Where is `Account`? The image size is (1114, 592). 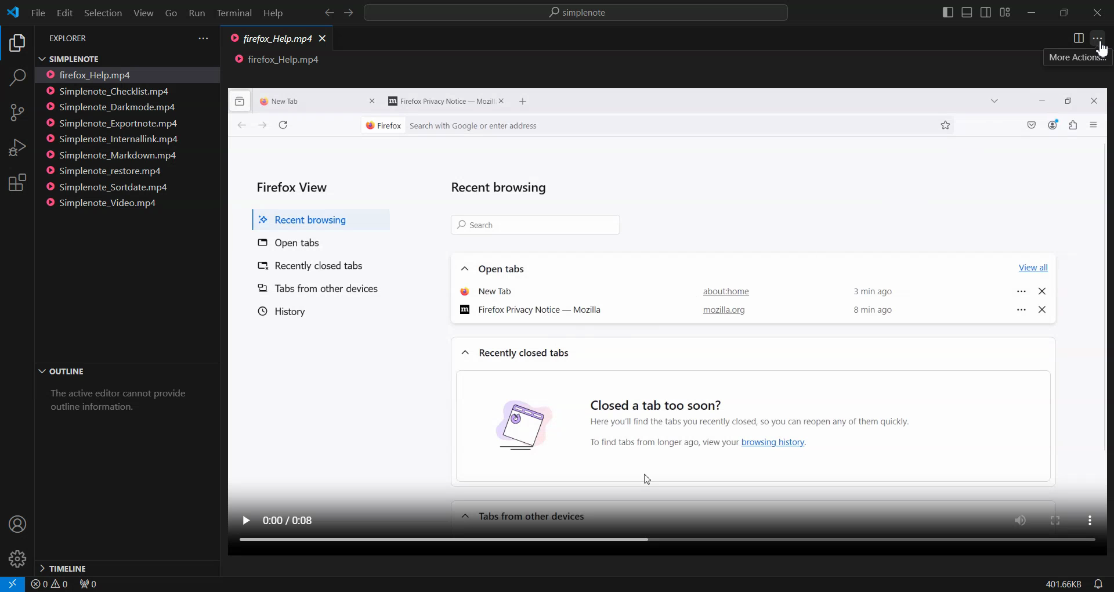
Account is located at coordinates (16, 525).